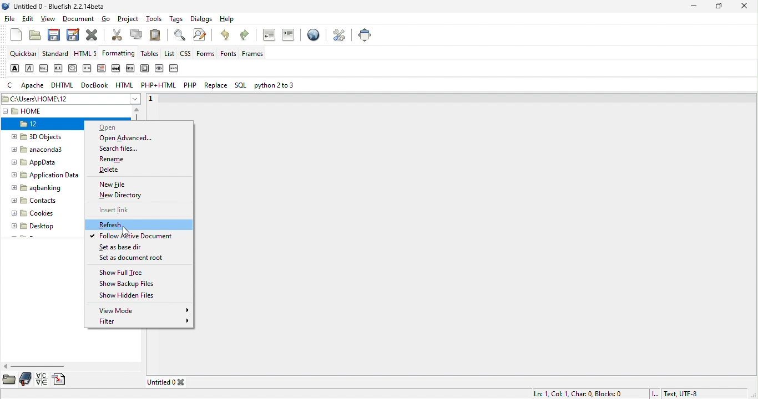  Describe the element at coordinates (230, 20) in the screenshot. I see `help` at that location.